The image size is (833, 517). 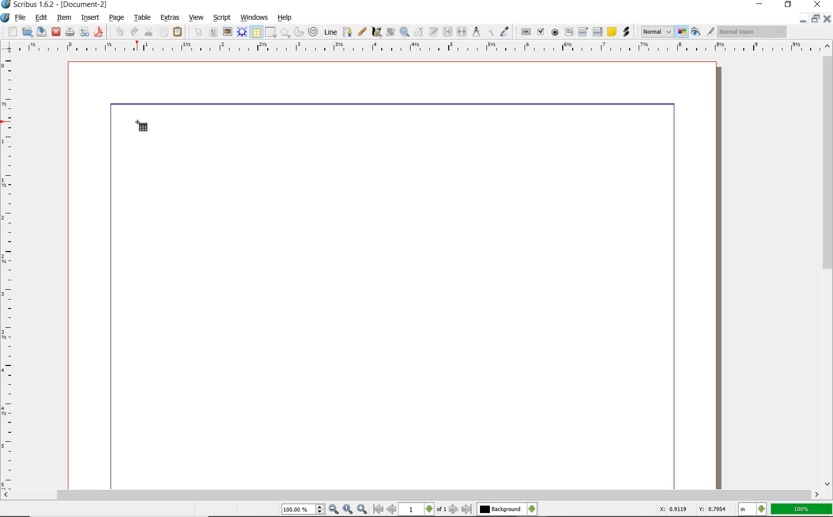 I want to click on script, so click(x=222, y=18).